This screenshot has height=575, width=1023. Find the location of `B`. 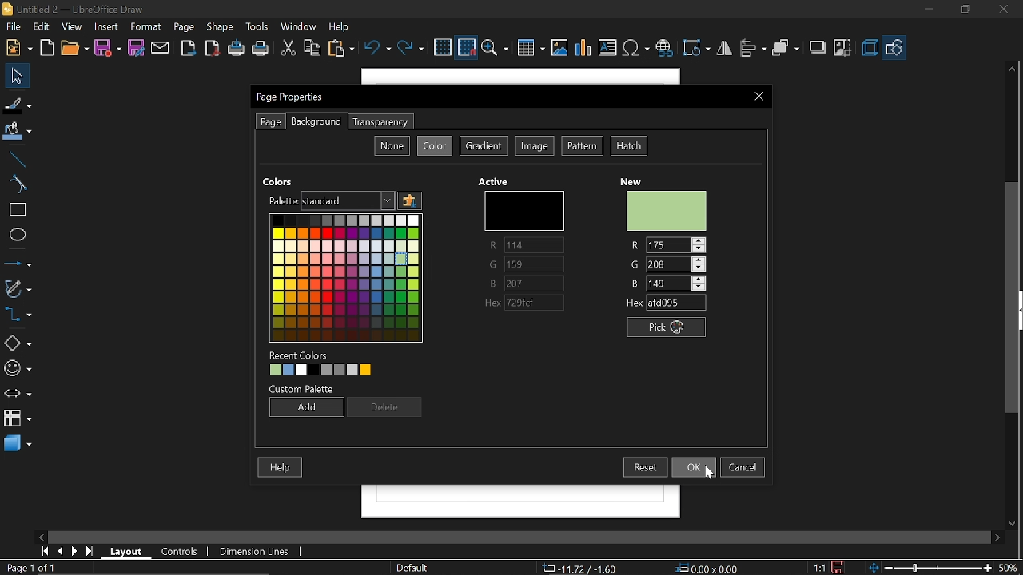

B is located at coordinates (526, 284).